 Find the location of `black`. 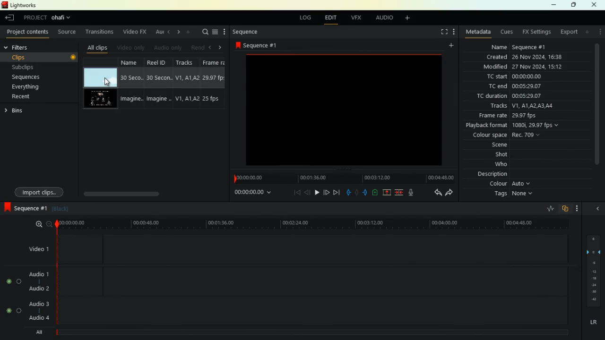

black is located at coordinates (60, 209).